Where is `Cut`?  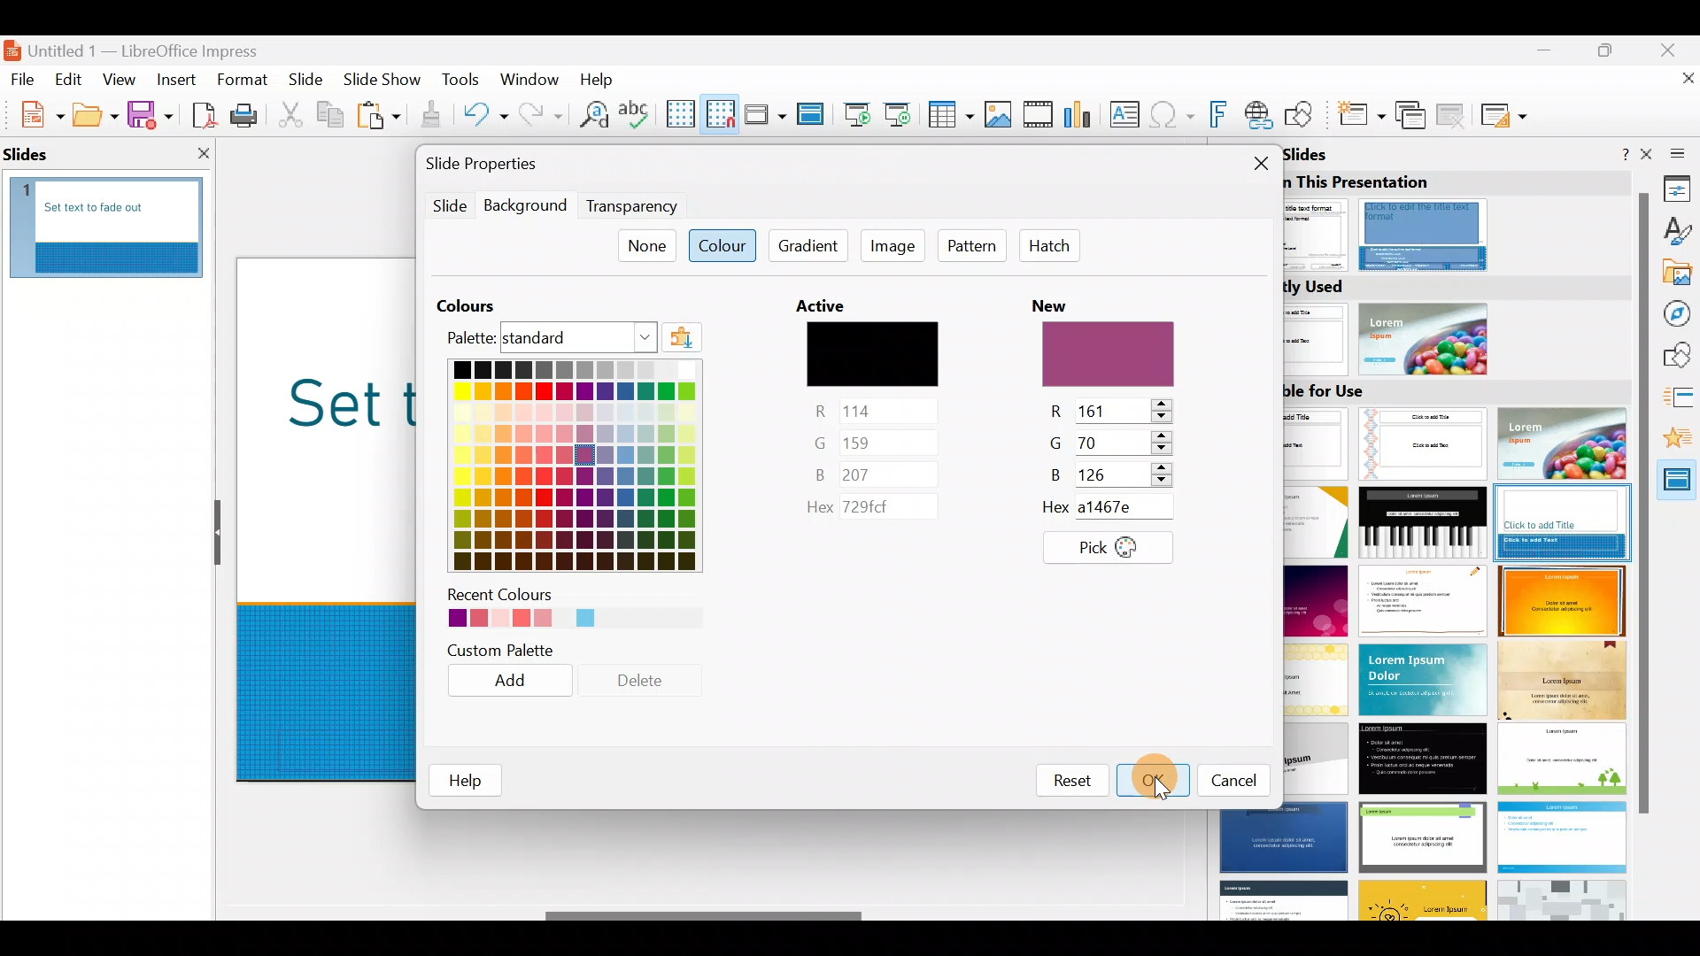 Cut is located at coordinates (293, 115).